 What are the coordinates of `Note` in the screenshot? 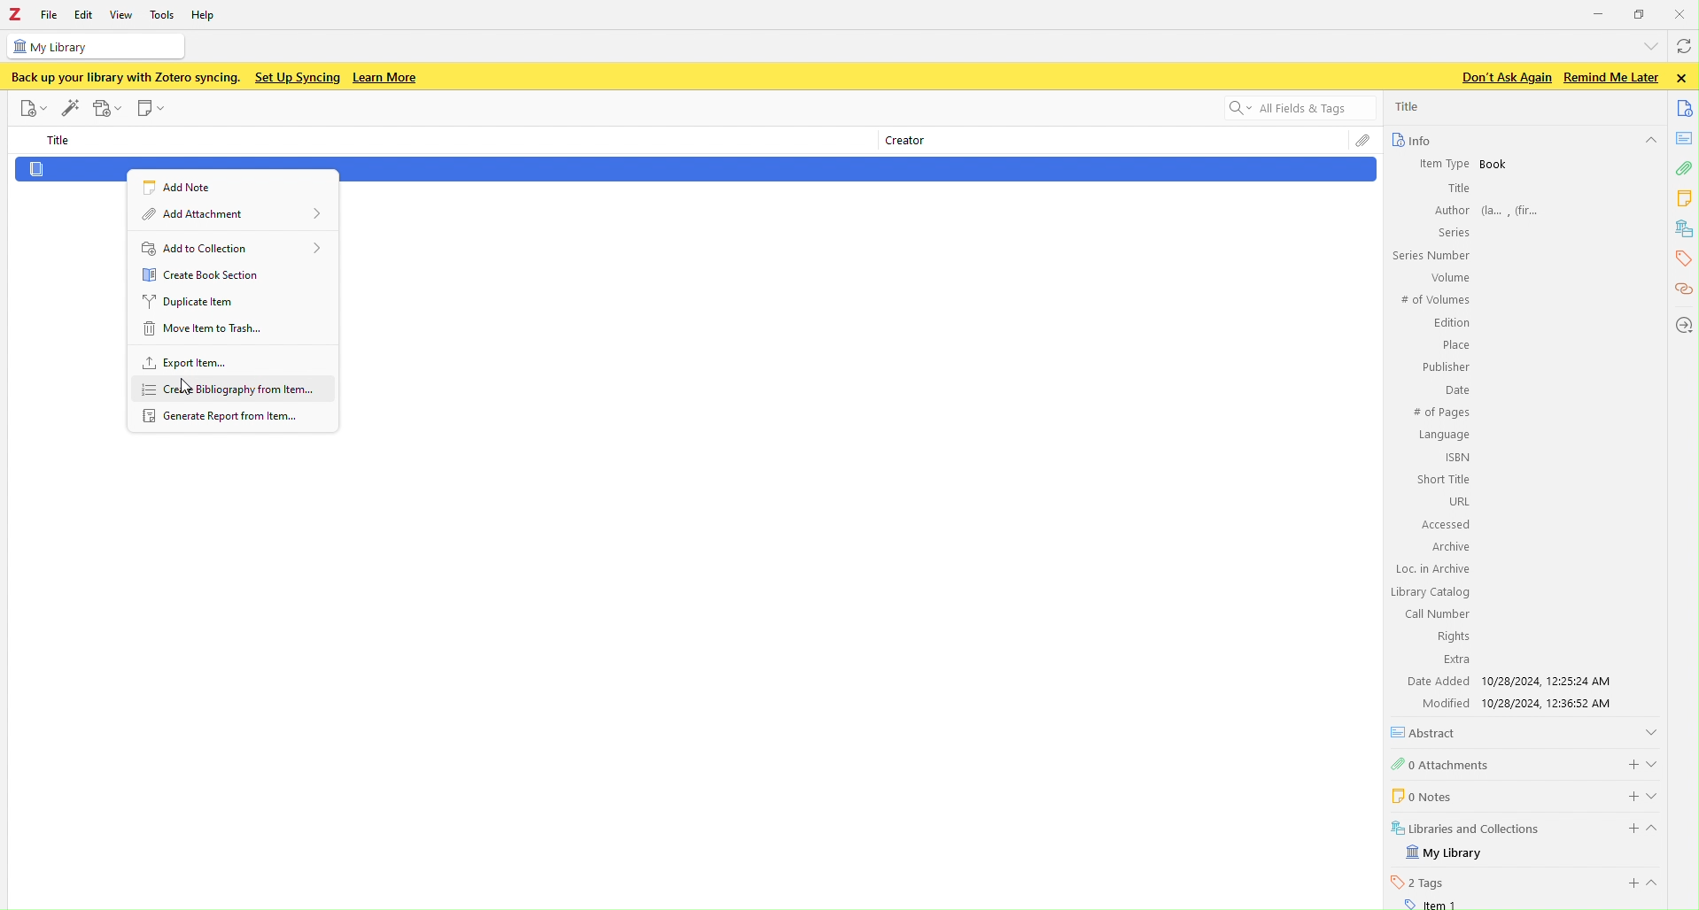 It's located at (152, 109).